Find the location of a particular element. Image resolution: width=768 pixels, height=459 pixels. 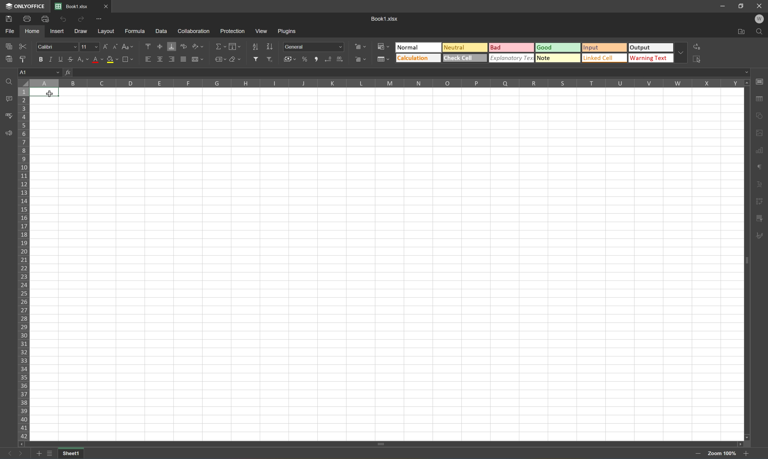

Table settings is located at coordinates (759, 100).